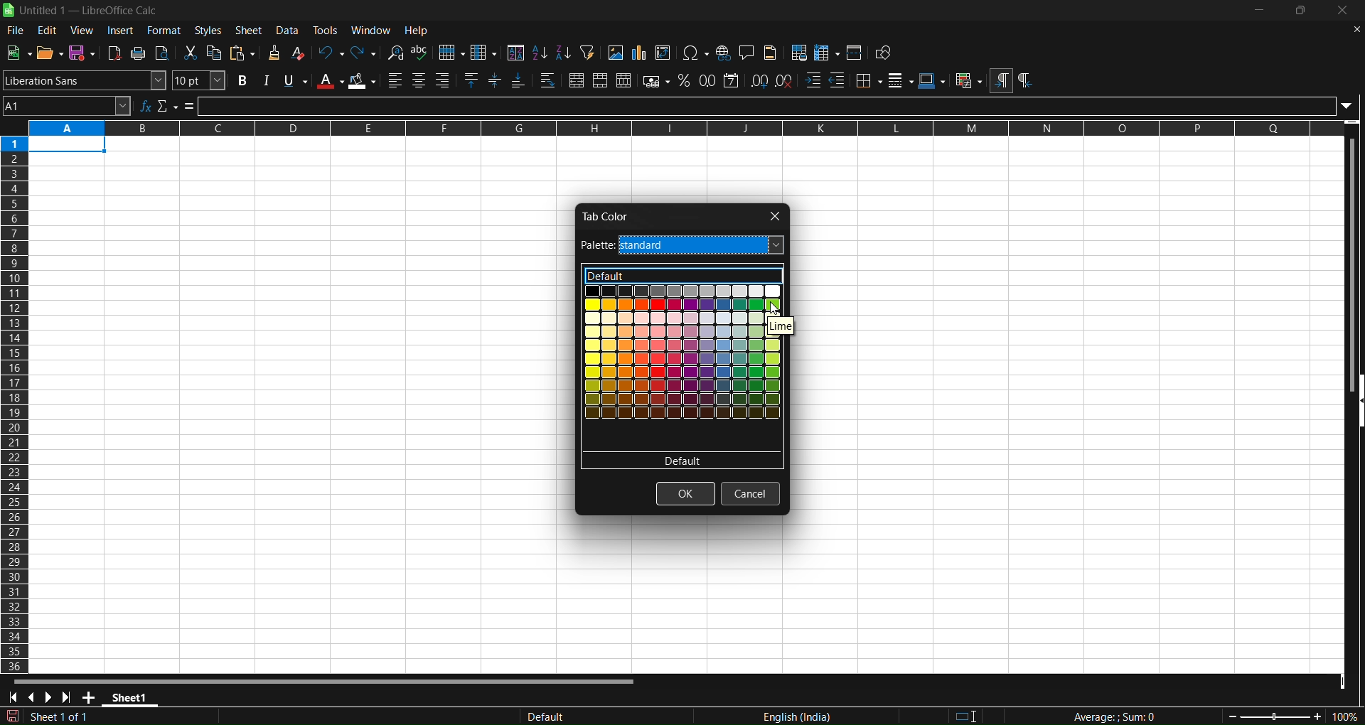 This screenshot has height=725, width=1365. Describe the element at coordinates (116, 53) in the screenshot. I see `export directly as pdf` at that location.